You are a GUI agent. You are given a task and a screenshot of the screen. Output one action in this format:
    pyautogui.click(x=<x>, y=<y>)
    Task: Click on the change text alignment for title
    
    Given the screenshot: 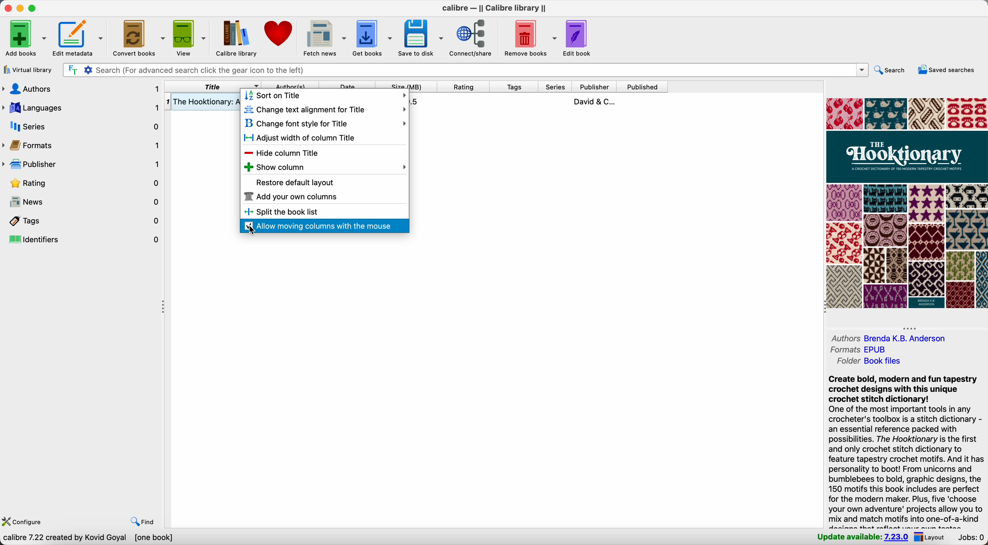 What is the action you would take?
    pyautogui.click(x=326, y=110)
    